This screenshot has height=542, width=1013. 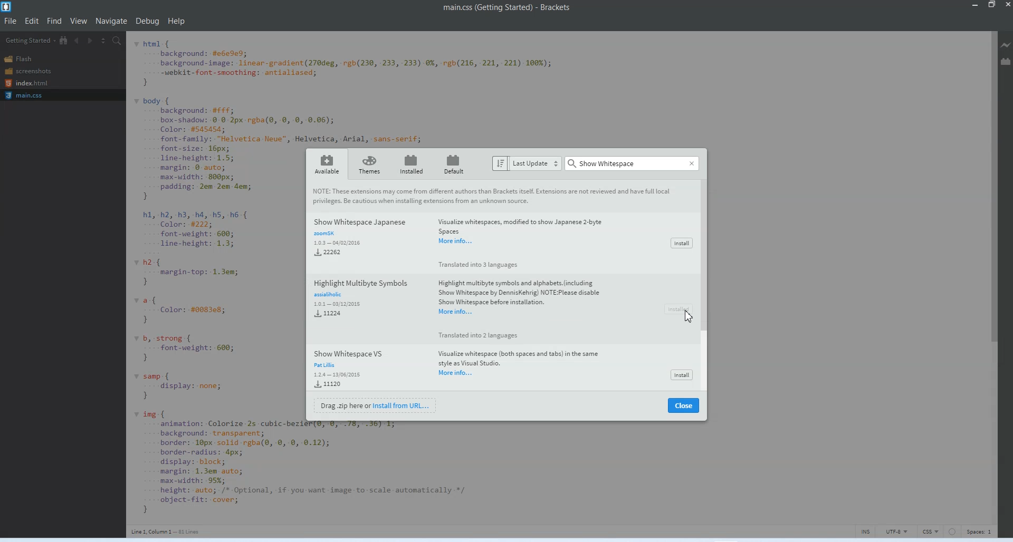 What do you see at coordinates (55, 21) in the screenshot?
I see `Find` at bounding box center [55, 21].